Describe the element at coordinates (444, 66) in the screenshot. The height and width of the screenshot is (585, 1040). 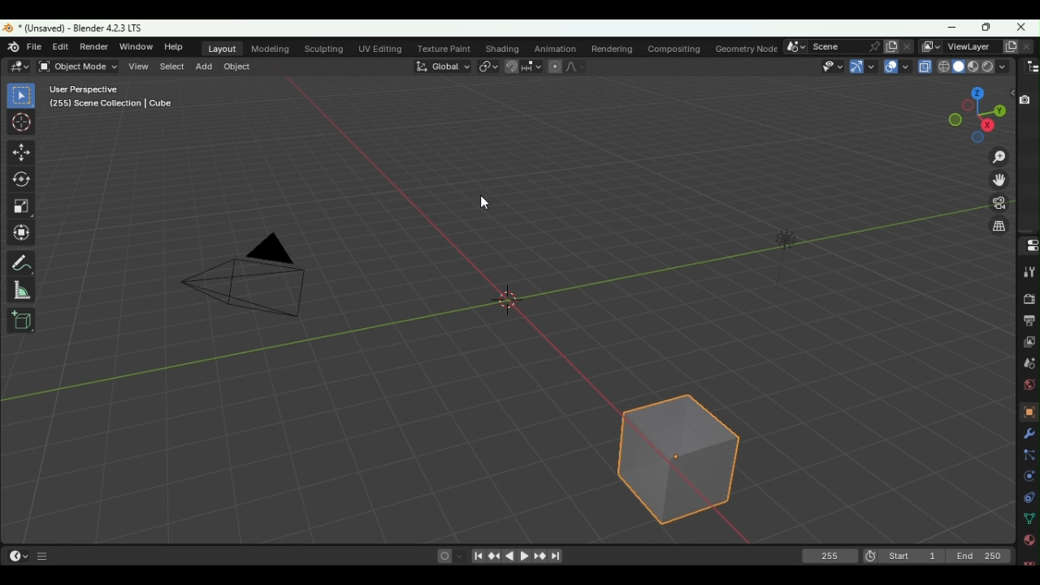
I see `Transformation orientation` at that location.